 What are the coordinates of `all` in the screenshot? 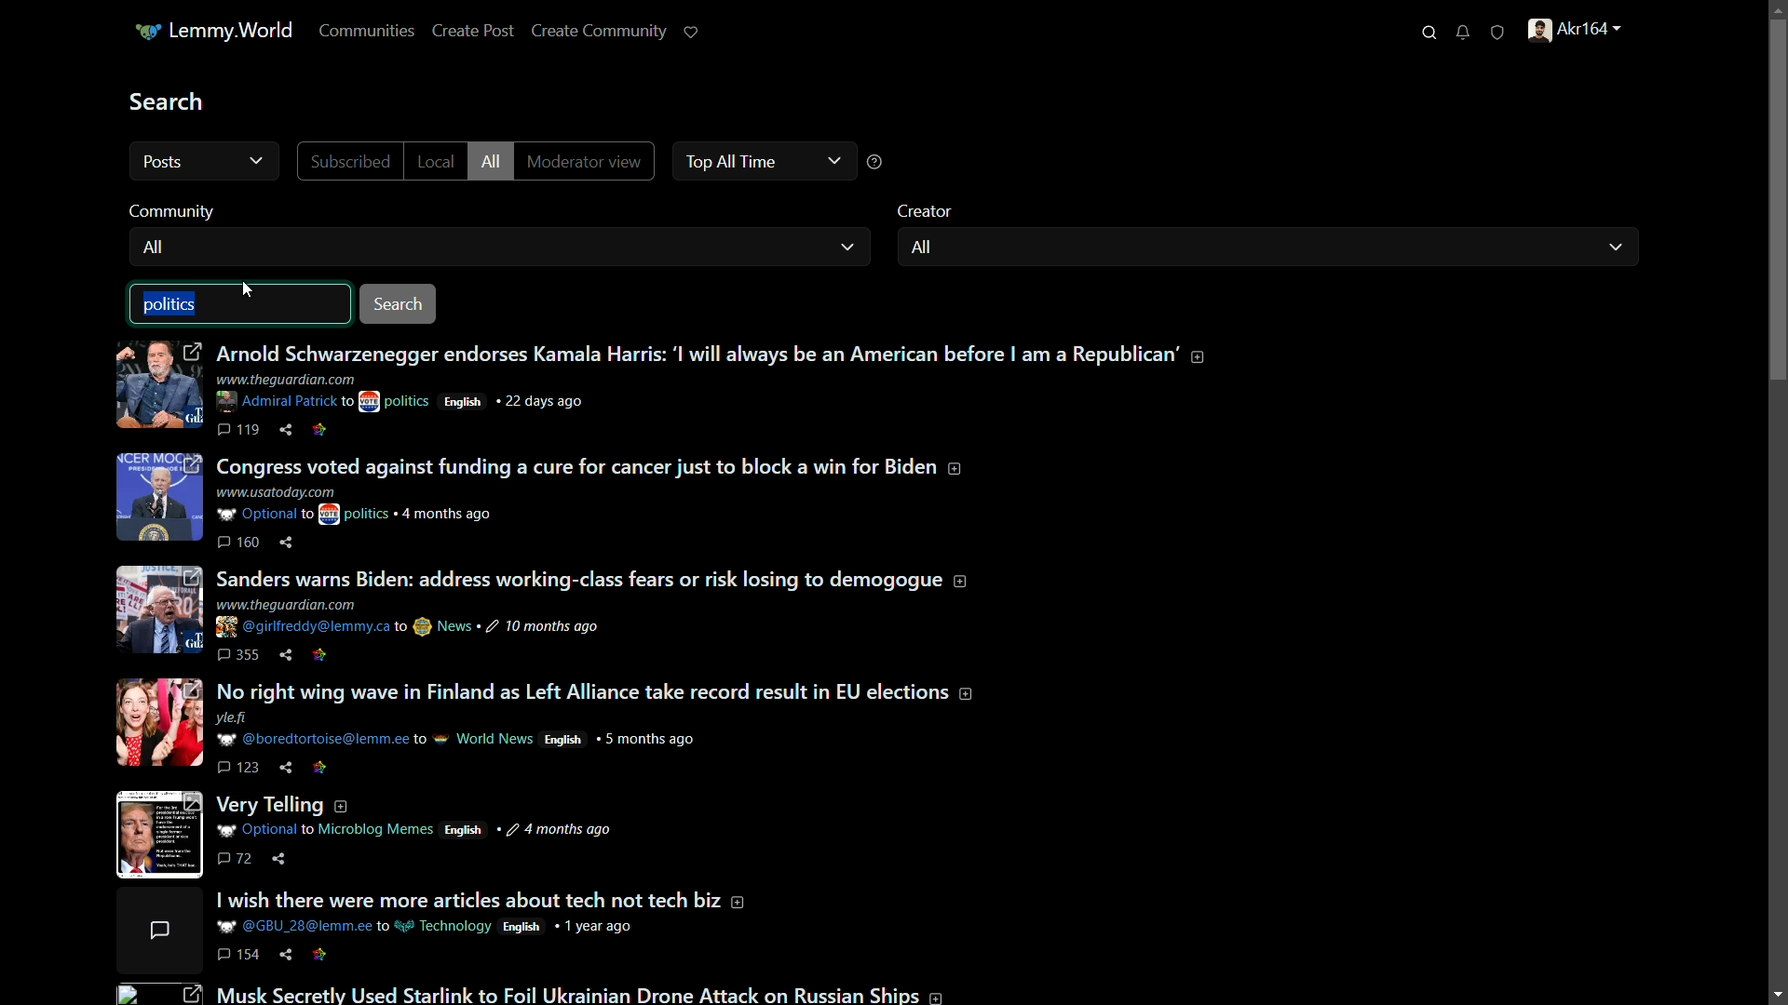 It's located at (495, 162).